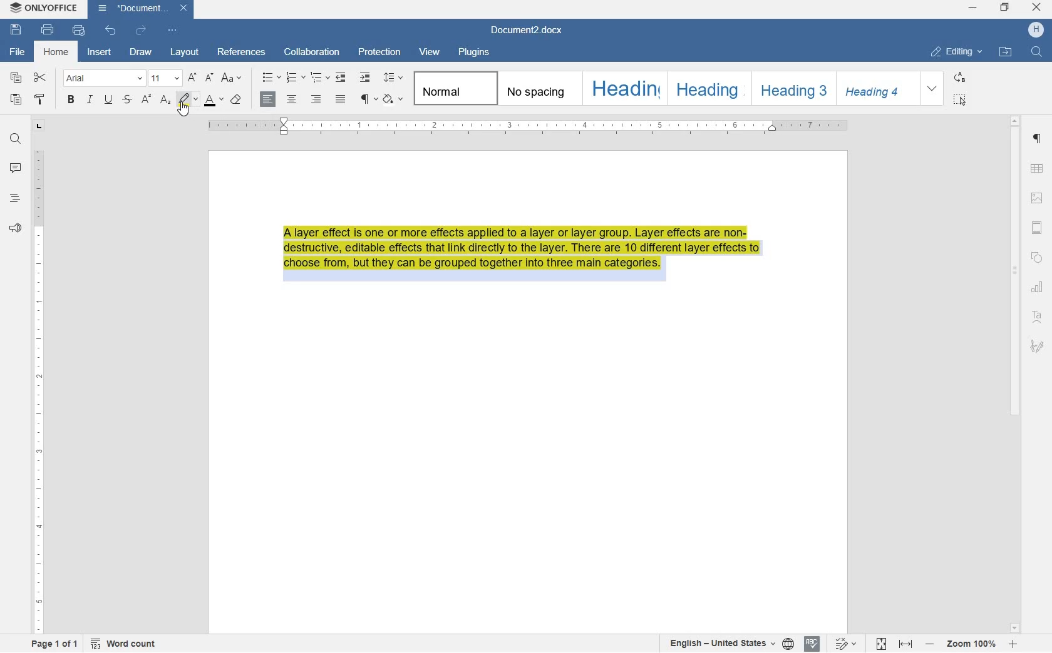  What do you see at coordinates (55, 644) in the screenshot?
I see `PAGE 1 OF 1` at bounding box center [55, 644].